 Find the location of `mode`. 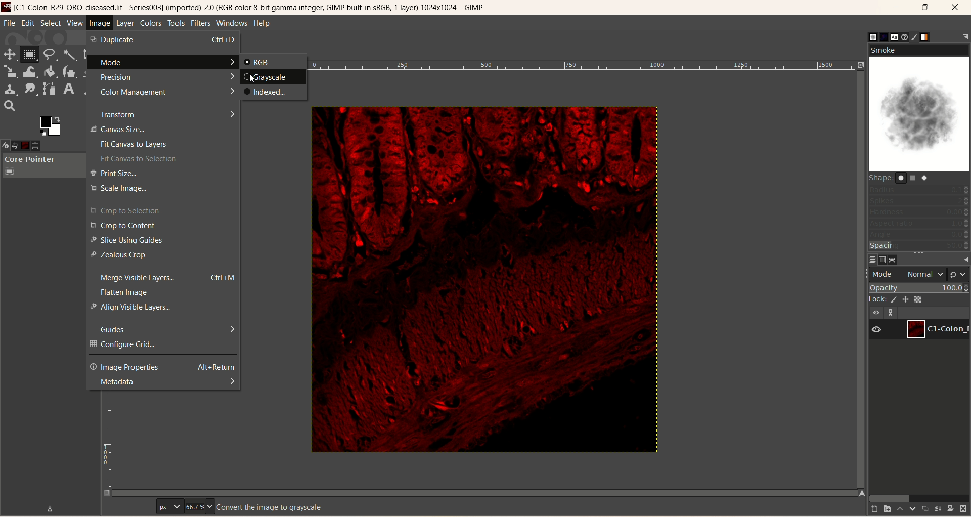

mode is located at coordinates (883, 274).